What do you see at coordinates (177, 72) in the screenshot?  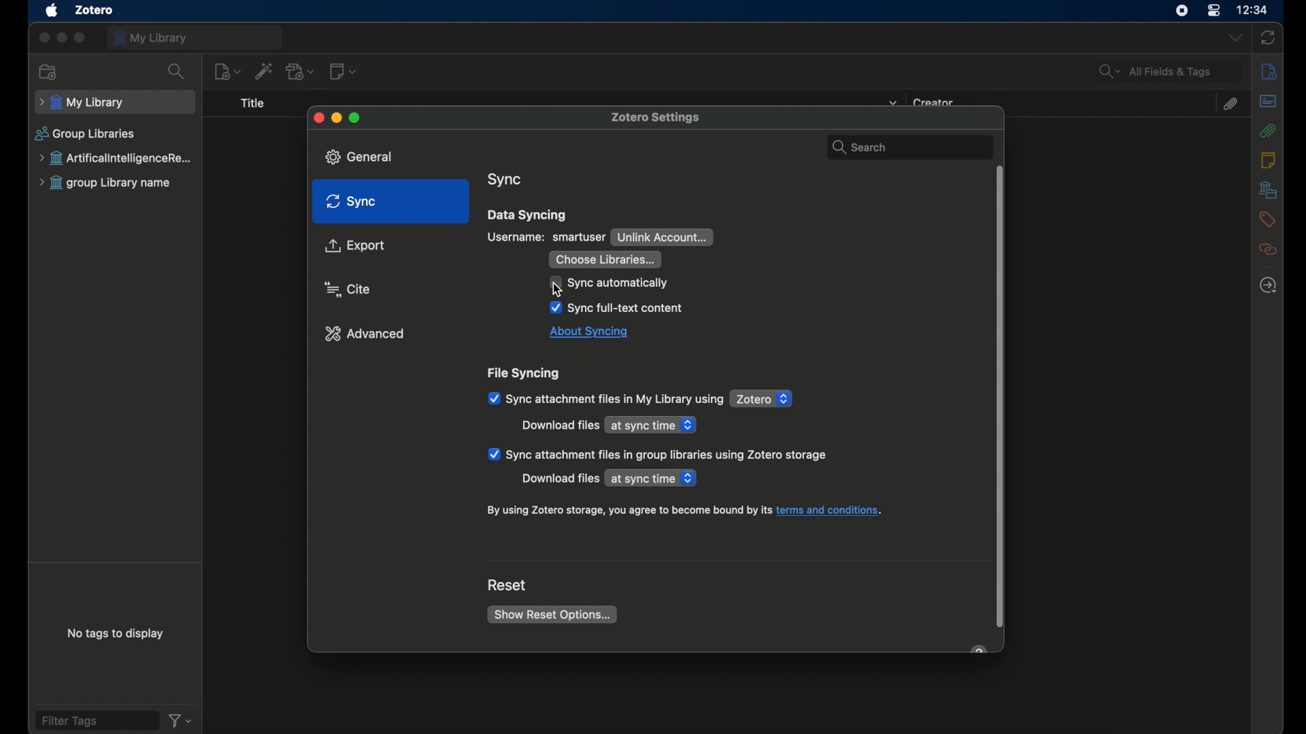 I see `search` at bounding box center [177, 72].